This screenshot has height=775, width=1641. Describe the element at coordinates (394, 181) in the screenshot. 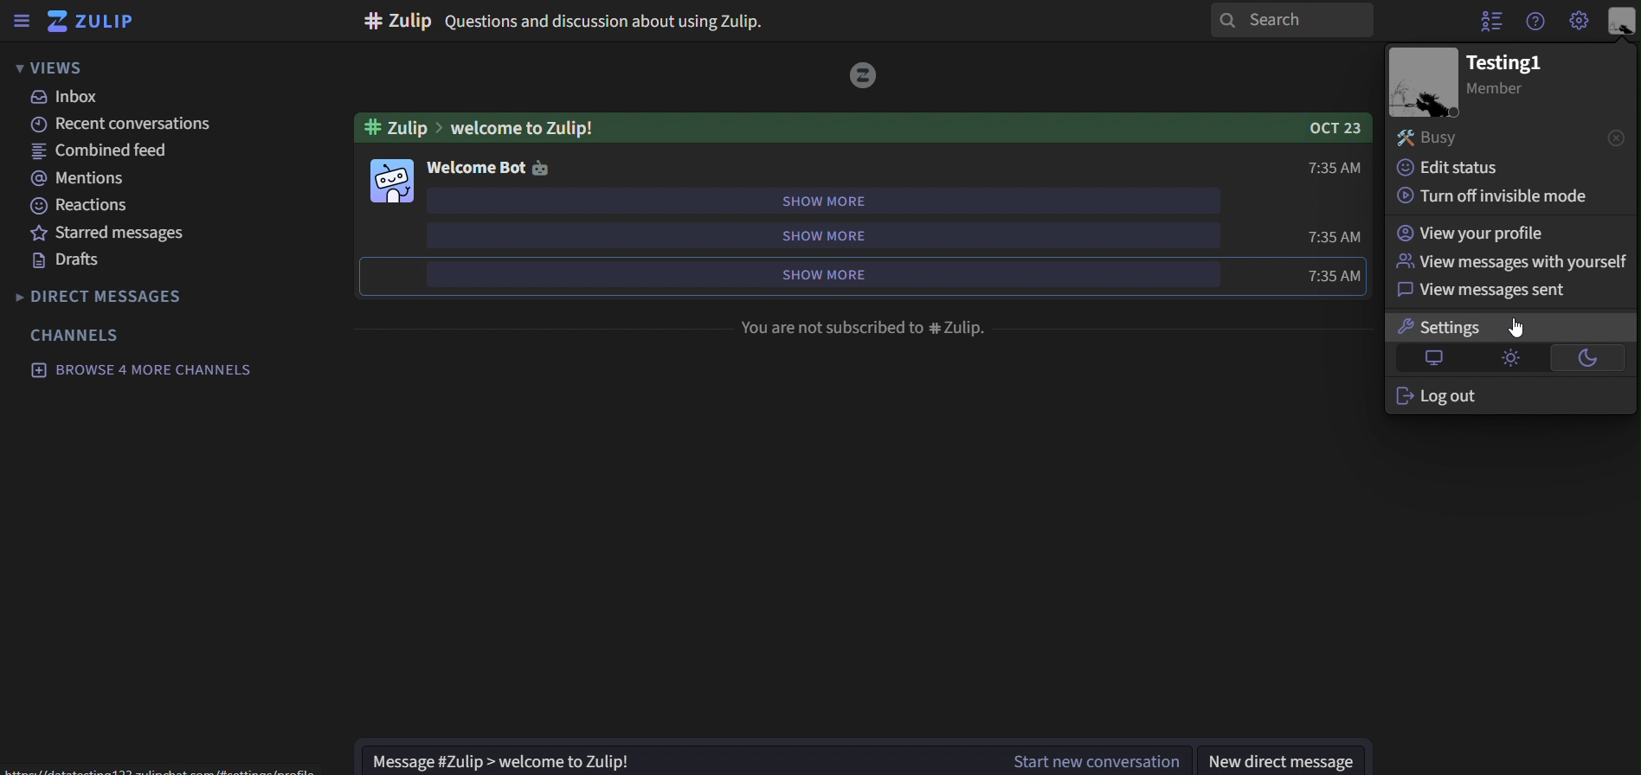

I see `image` at that location.